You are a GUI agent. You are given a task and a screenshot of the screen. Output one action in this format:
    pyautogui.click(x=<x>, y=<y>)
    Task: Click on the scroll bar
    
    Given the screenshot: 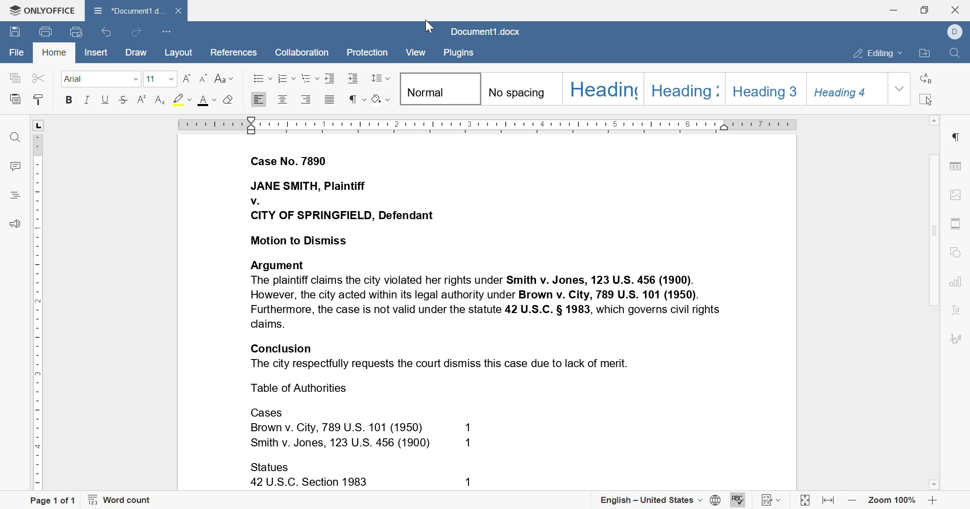 What is the action you would take?
    pyautogui.click(x=932, y=196)
    